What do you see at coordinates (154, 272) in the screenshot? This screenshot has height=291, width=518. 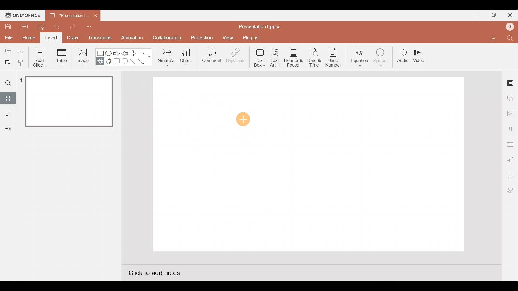 I see `Click to add notes` at bounding box center [154, 272].